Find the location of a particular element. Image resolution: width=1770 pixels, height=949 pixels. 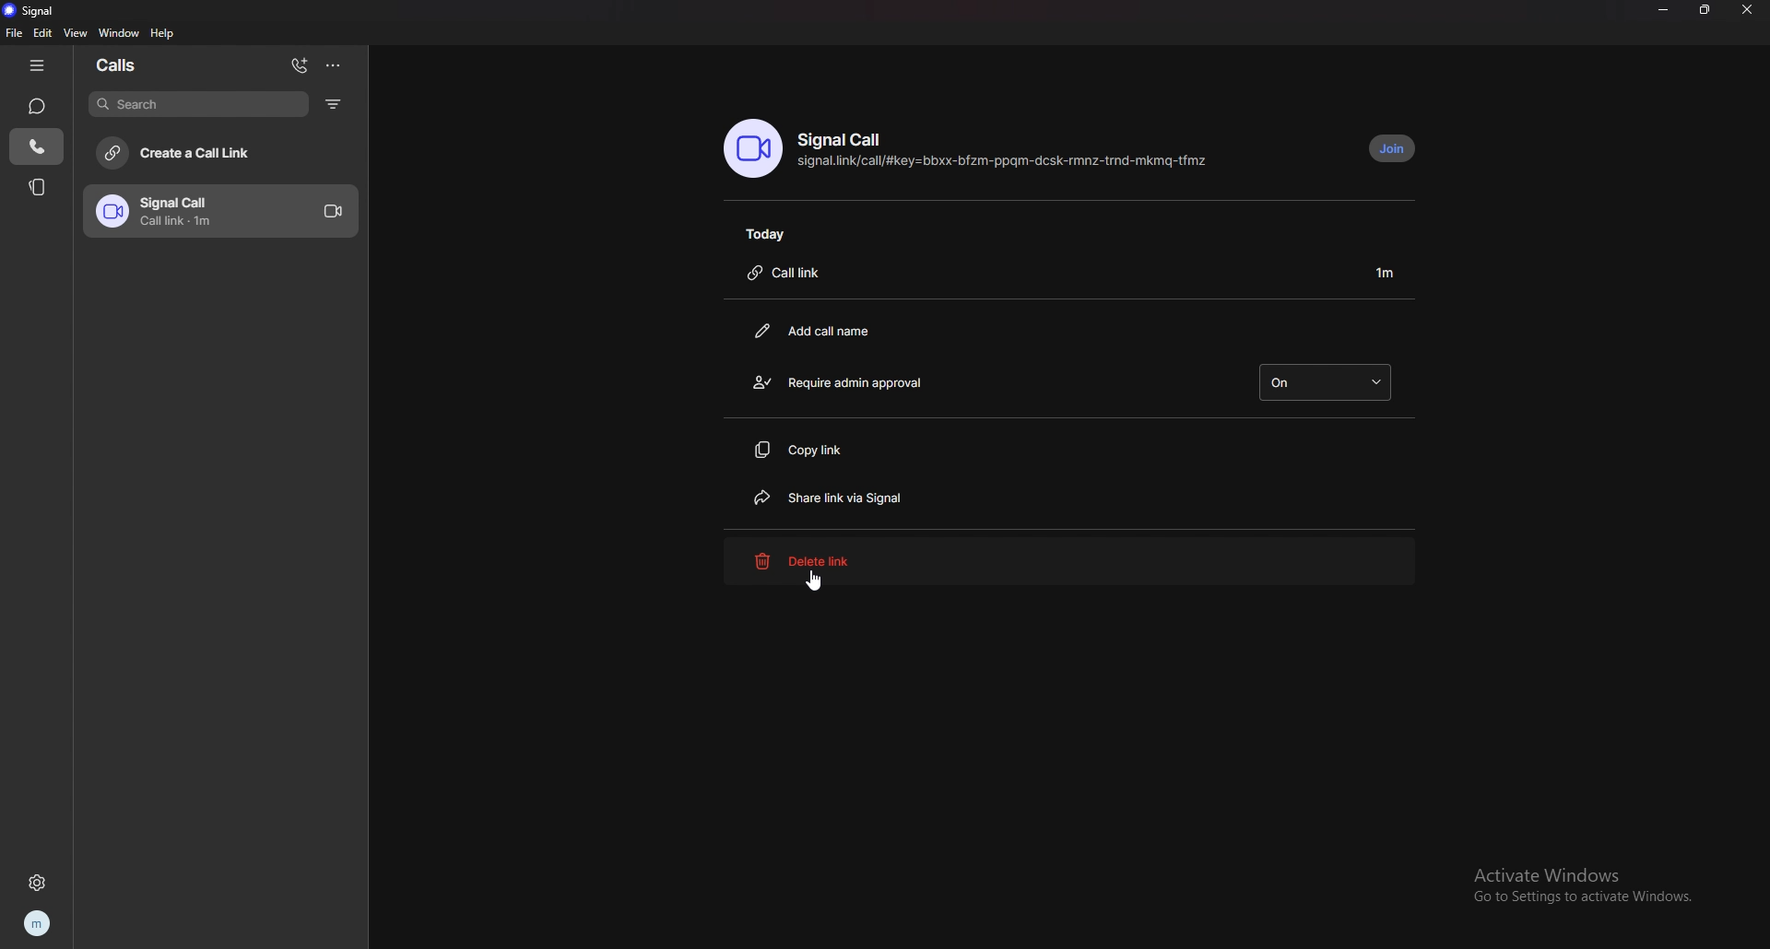

chat is located at coordinates (38, 106).